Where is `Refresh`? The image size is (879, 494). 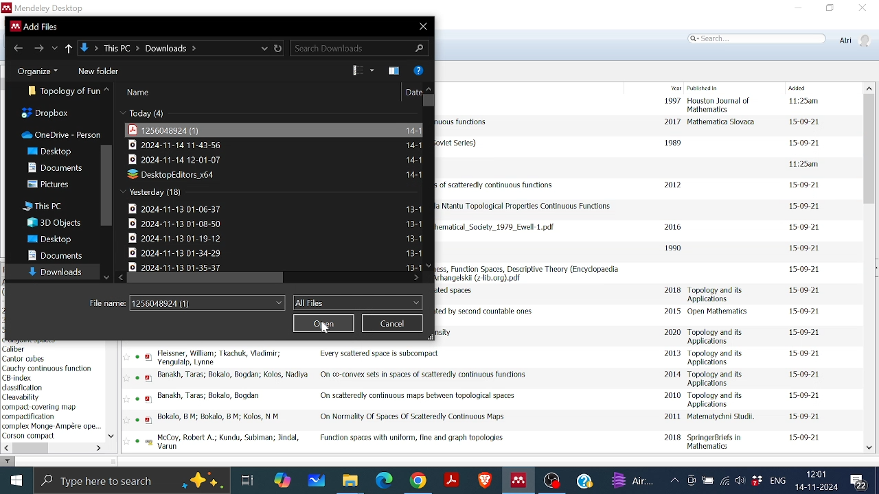
Refresh is located at coordinates (277, 47).